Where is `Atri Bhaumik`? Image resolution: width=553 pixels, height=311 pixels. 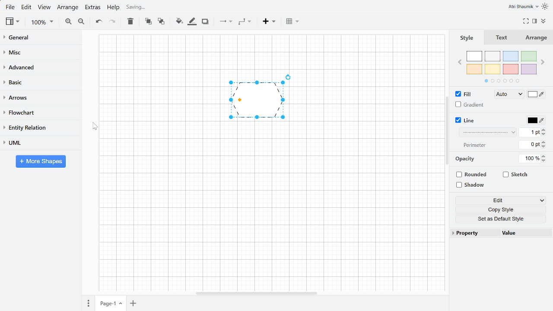 Atri Bhaumik is located at coordinates (524, 6).